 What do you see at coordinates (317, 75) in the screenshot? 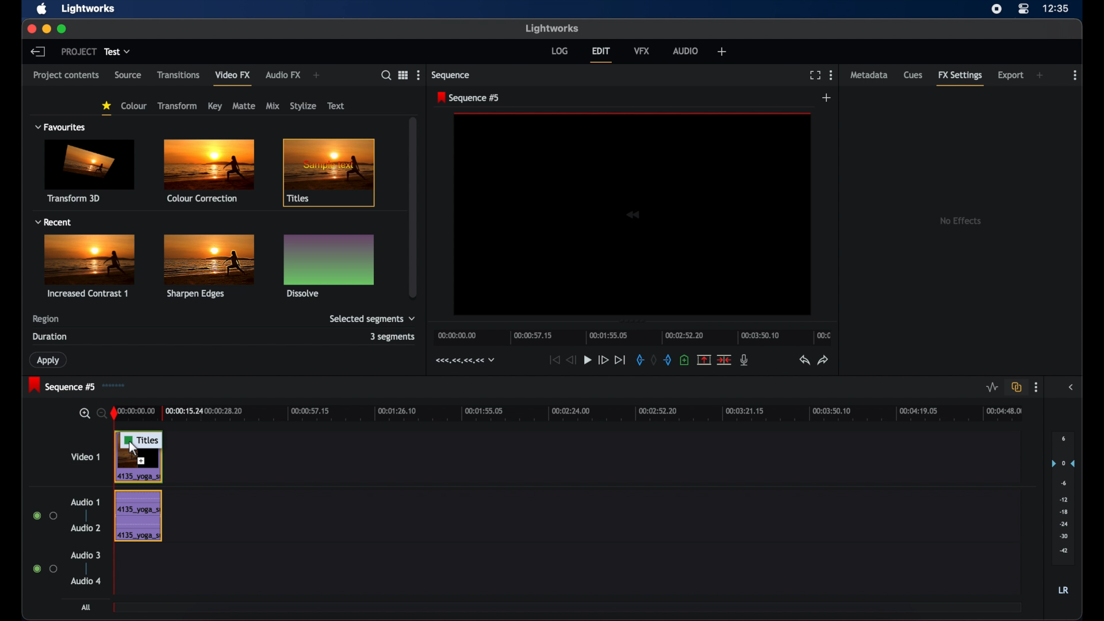
I see `add` at bounding box center [317, 75].